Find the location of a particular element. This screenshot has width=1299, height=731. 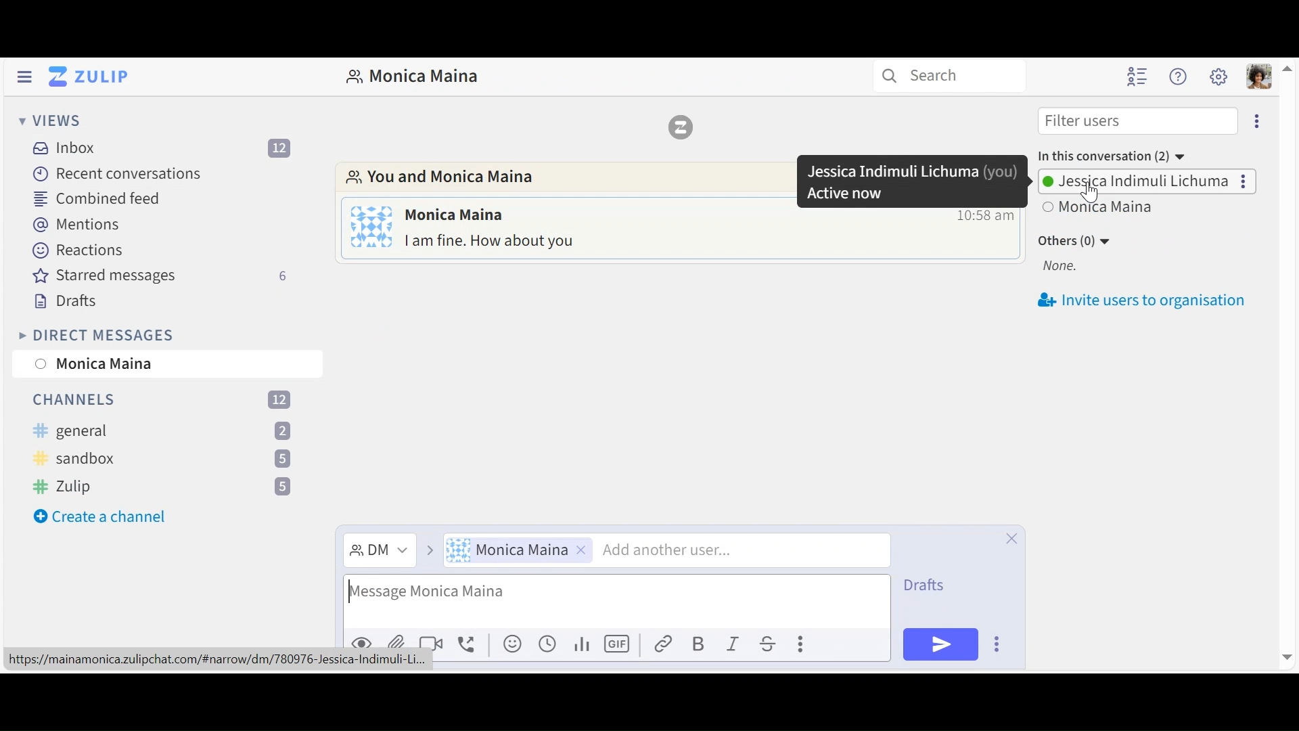

Hide user list is located at coordinates (1139, 76).